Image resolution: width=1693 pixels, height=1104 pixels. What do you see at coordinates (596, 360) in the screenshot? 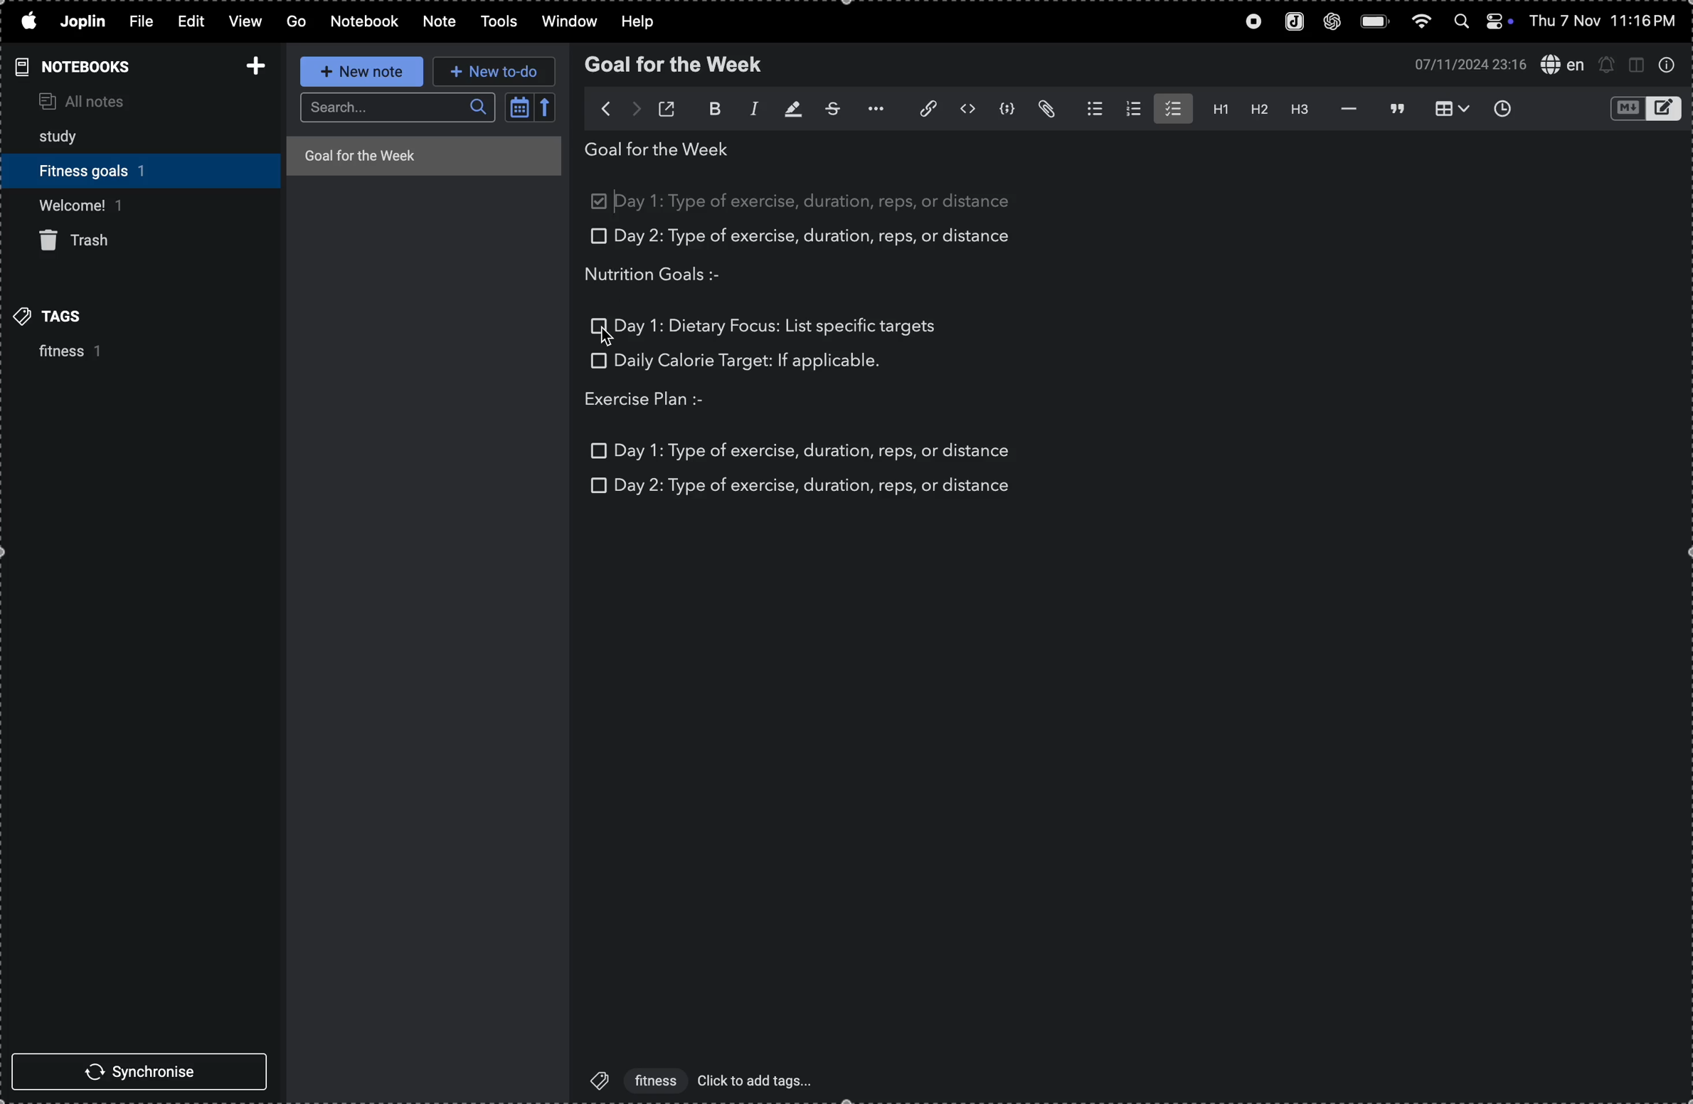
I see `checkbox` at bounding box center [596, 360].